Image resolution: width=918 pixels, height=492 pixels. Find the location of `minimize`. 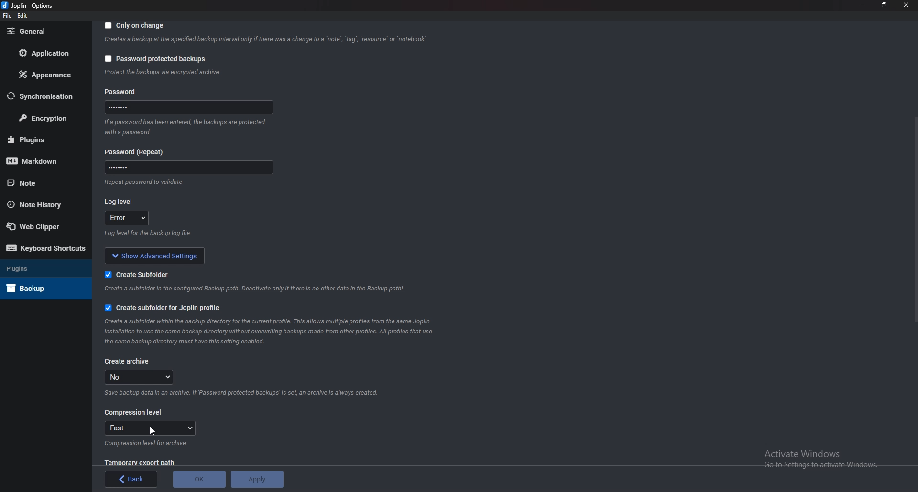

minimize is located at coordinates (863, 5).